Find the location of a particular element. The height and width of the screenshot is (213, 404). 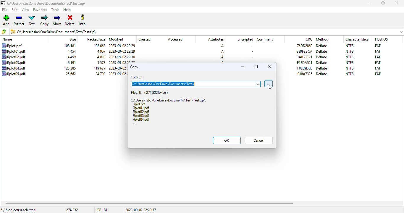

attributes is located at coordinates (215, 39).